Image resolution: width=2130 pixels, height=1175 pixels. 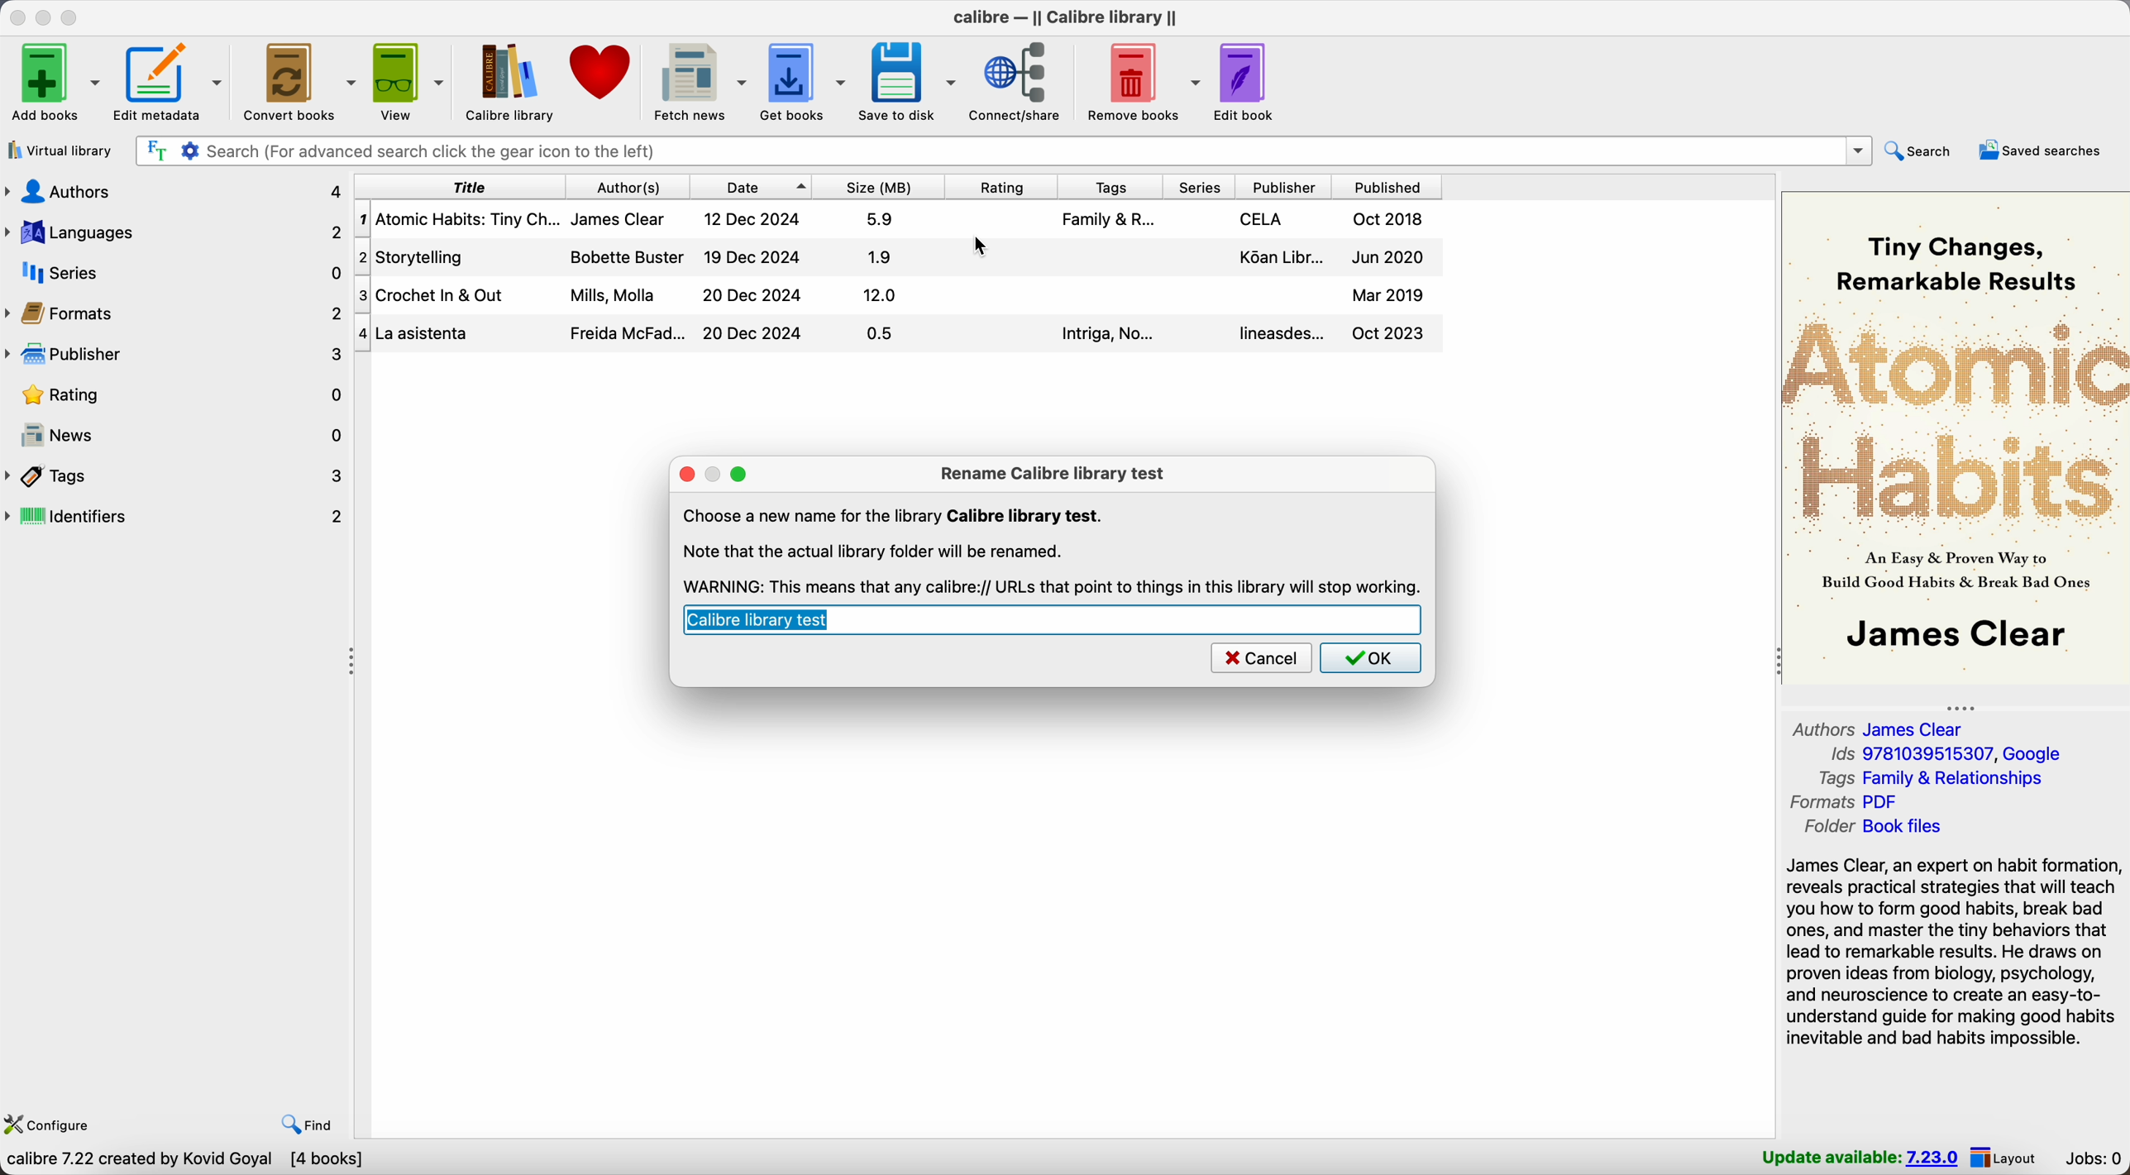 What do you see at coordinates (1954, 436) in the screenshot?
I see `book cover preview` at bounding box center [1954, 436].